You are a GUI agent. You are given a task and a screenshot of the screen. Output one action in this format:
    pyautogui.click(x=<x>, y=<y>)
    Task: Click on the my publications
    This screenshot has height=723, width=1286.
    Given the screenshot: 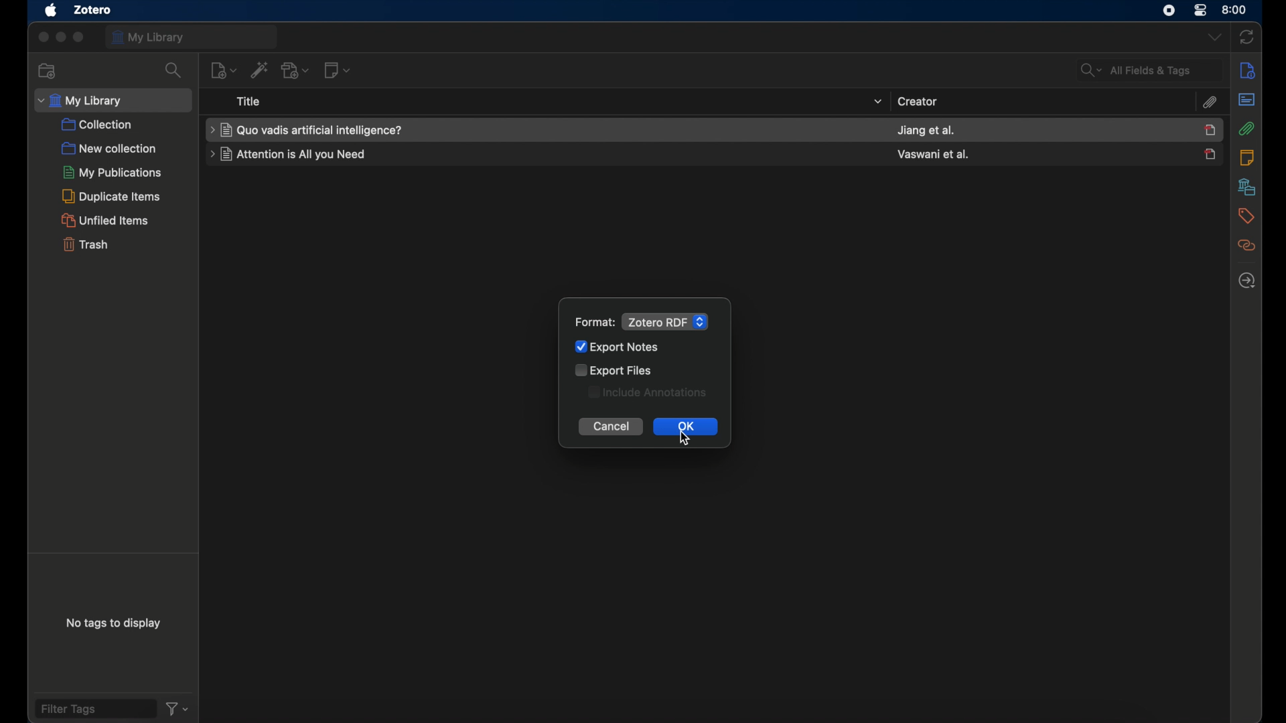 What is the action you would take?
    pyautogui.click(x=113, y=172)
    